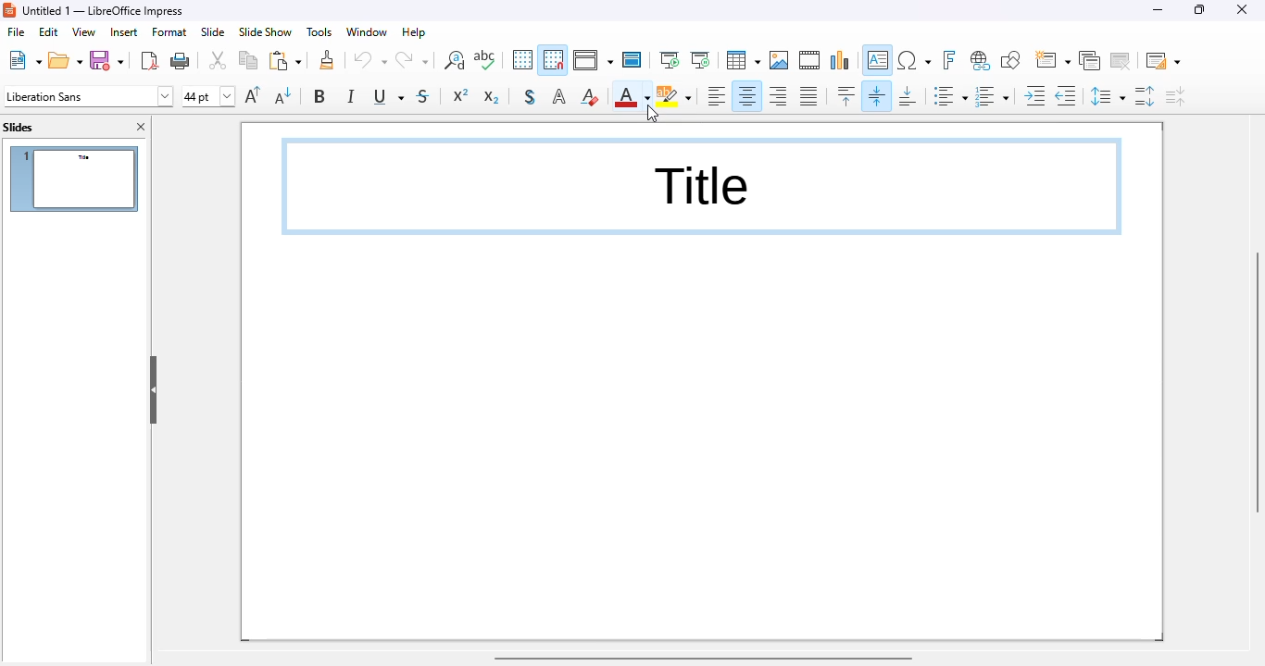 Image resolution: width=1265 pixels, height=666 pixels. I want to click on toggle ordered list, so click(992, 96).